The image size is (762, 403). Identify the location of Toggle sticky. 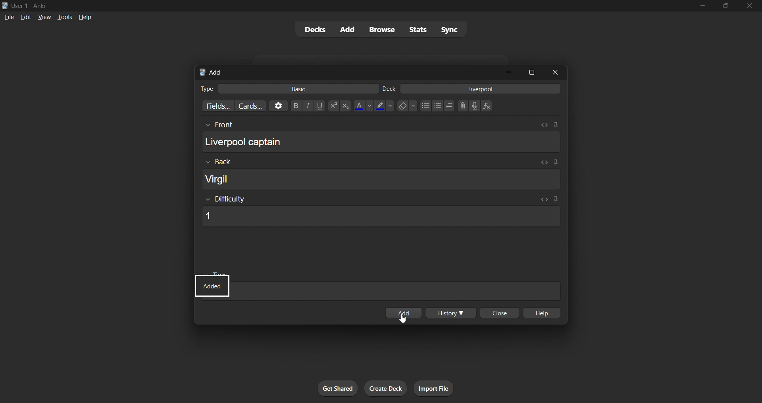
(554, 163).